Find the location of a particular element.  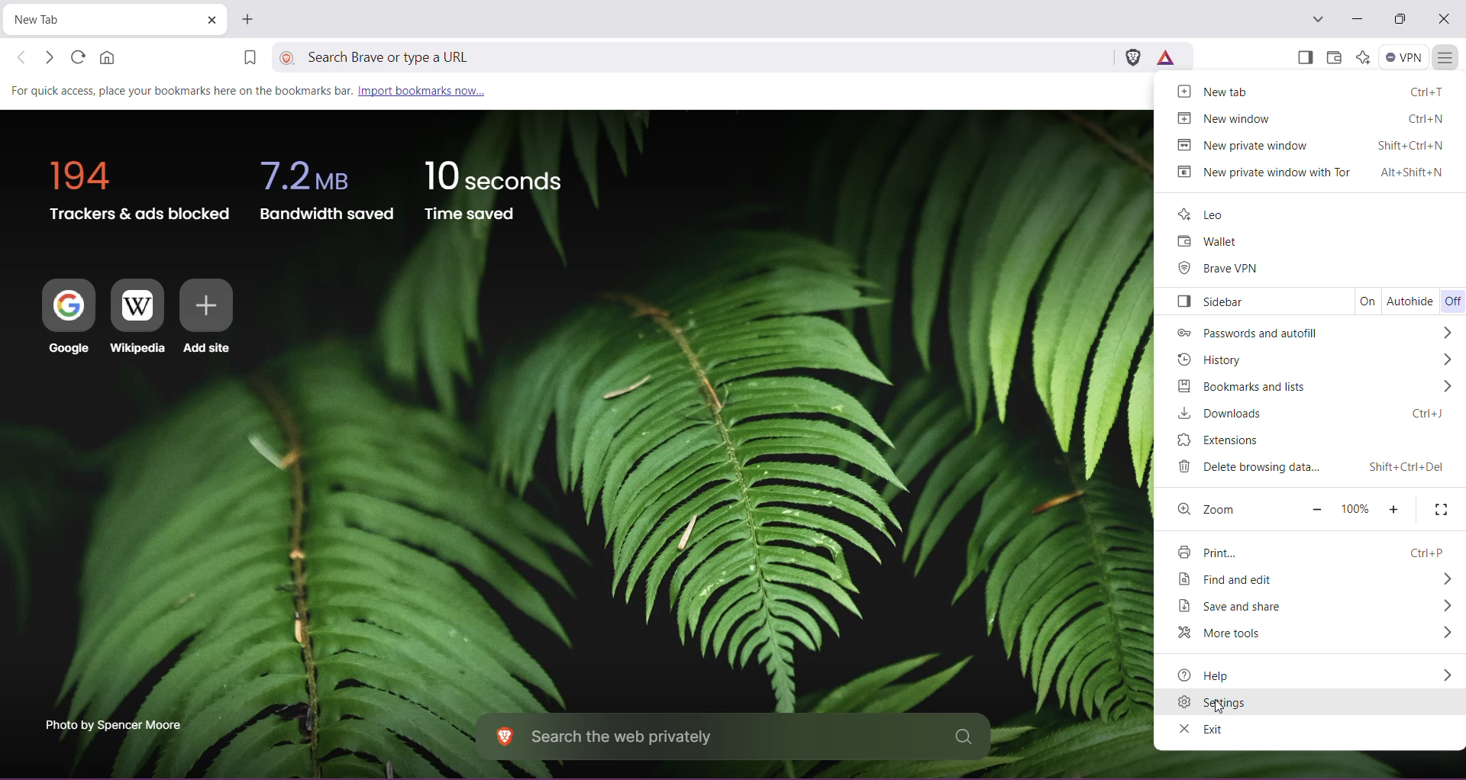

Print is located at coordinates (1312, 551).